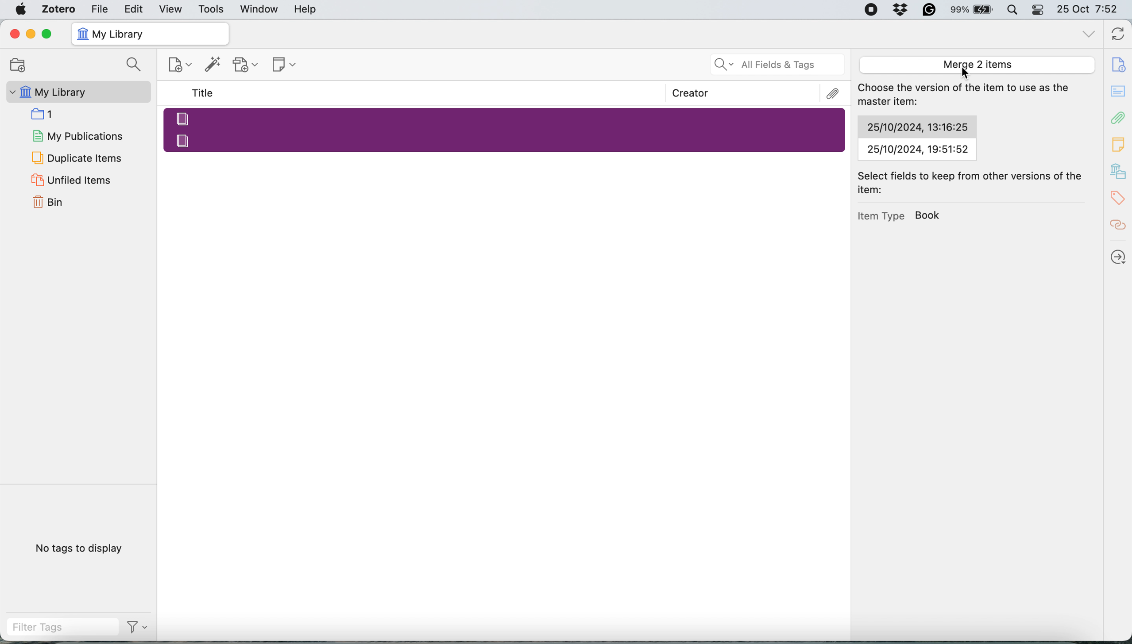 This screenshot has height=644, width=1132. I want to click on My Library, so click(149, 34).